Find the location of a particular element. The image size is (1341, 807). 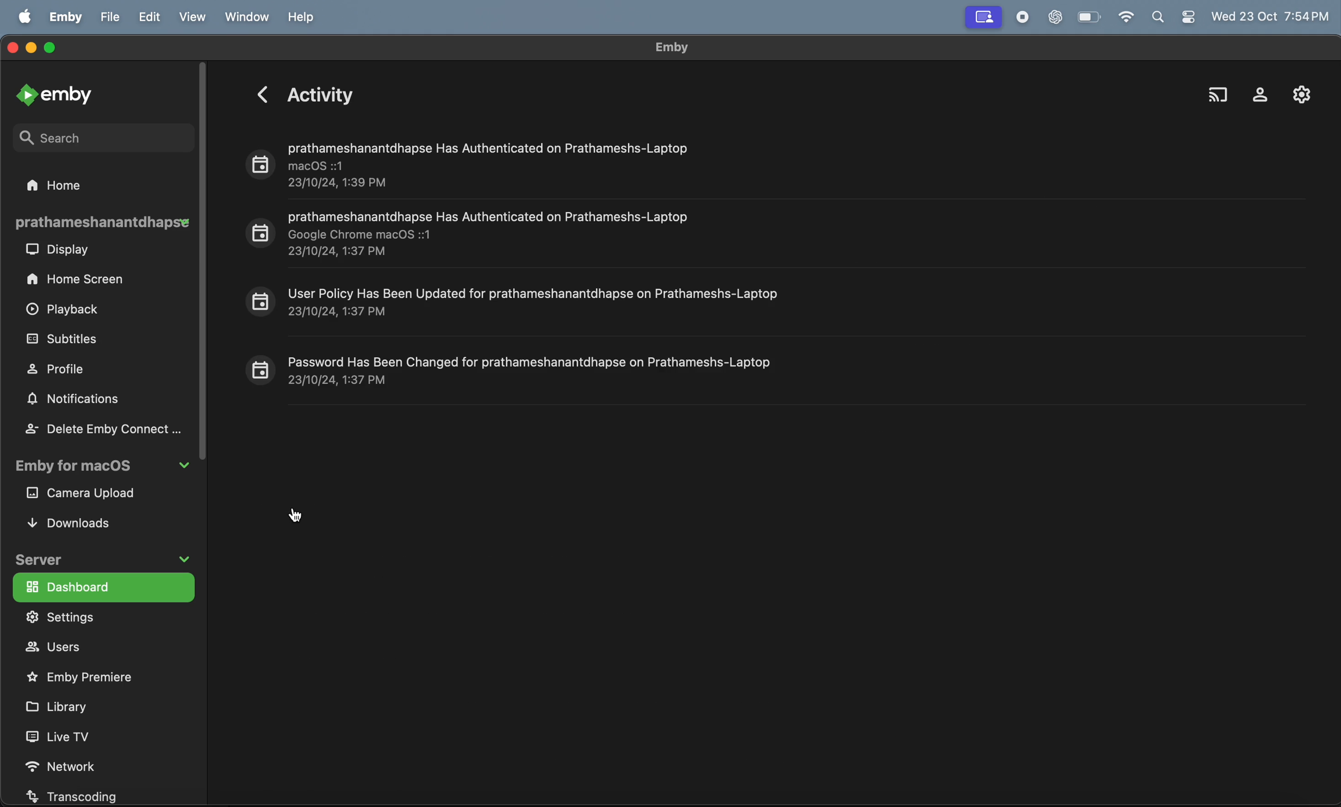

emby is located at coordinates (60, 94).